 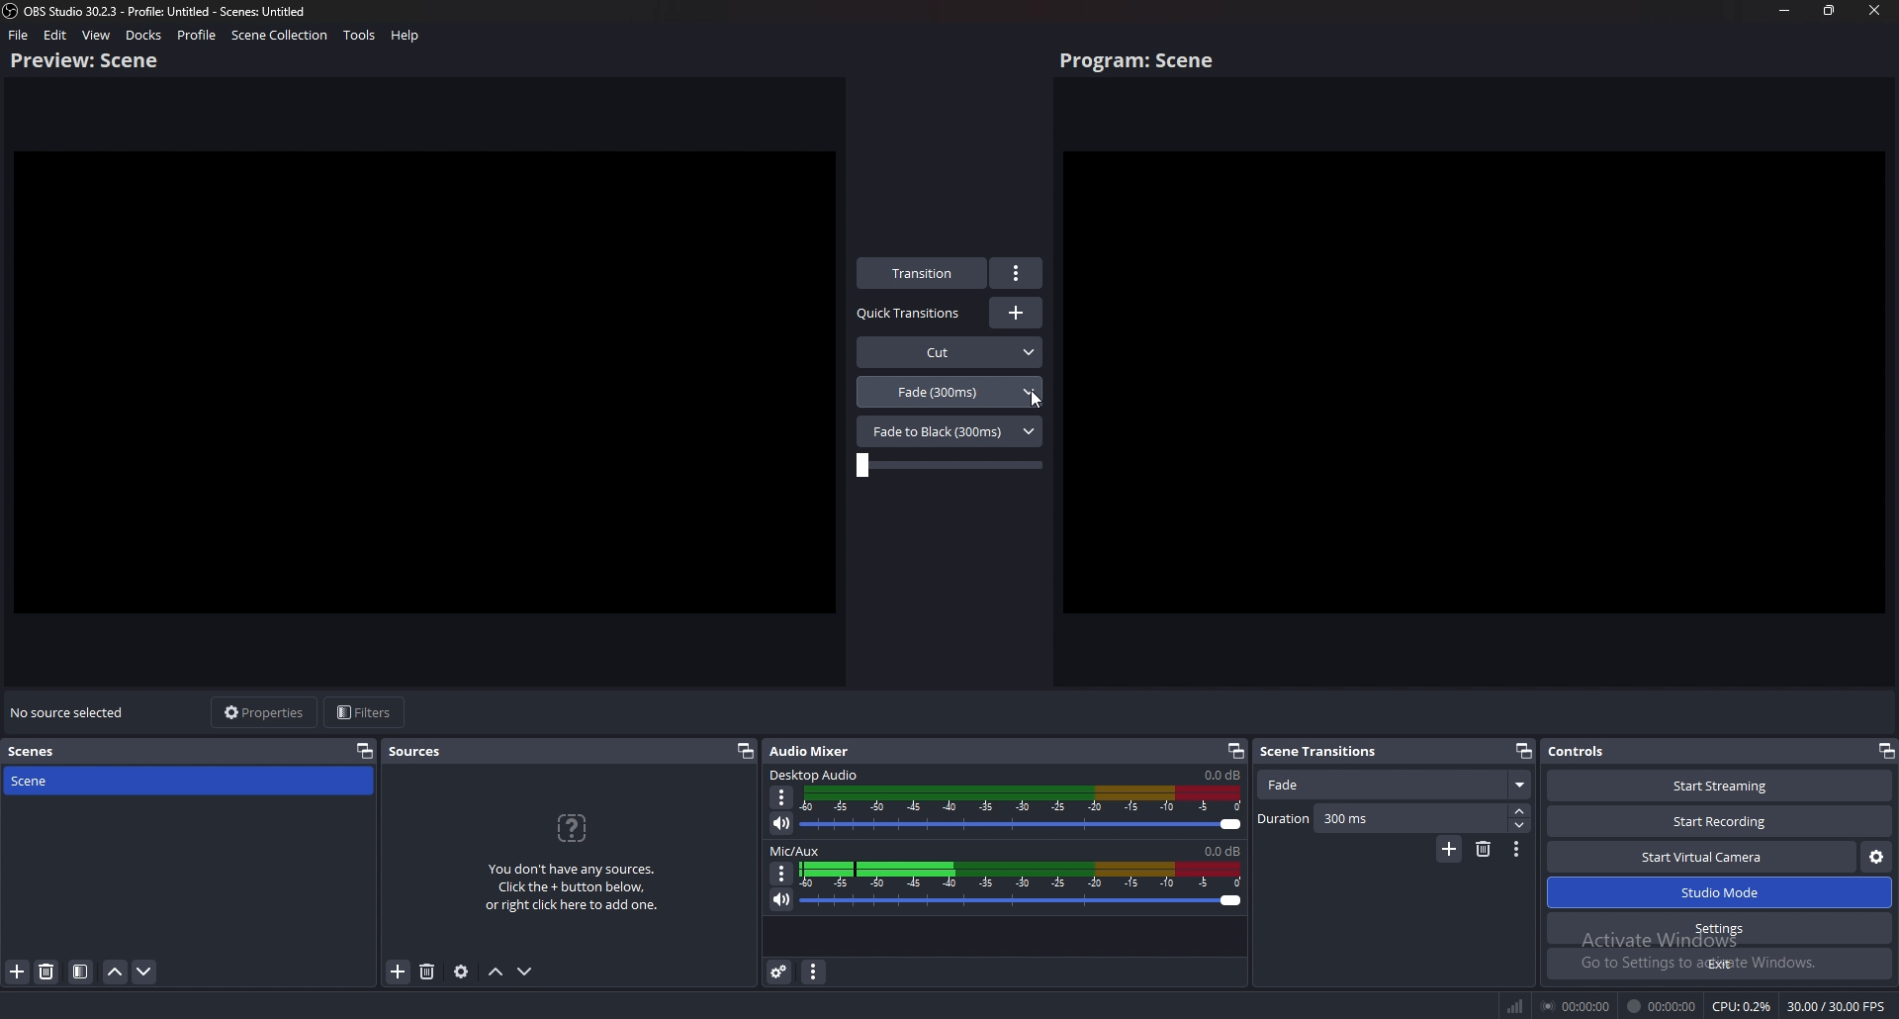 What do you see at coordinates (783, 797) in the screenshot?
I see `Options` at bounding box center [783, 797].